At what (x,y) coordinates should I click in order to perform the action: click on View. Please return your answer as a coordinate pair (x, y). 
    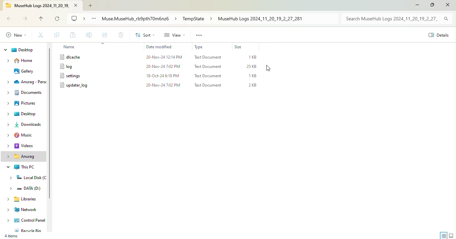
    Looking at the image, I should click on (174, 36).